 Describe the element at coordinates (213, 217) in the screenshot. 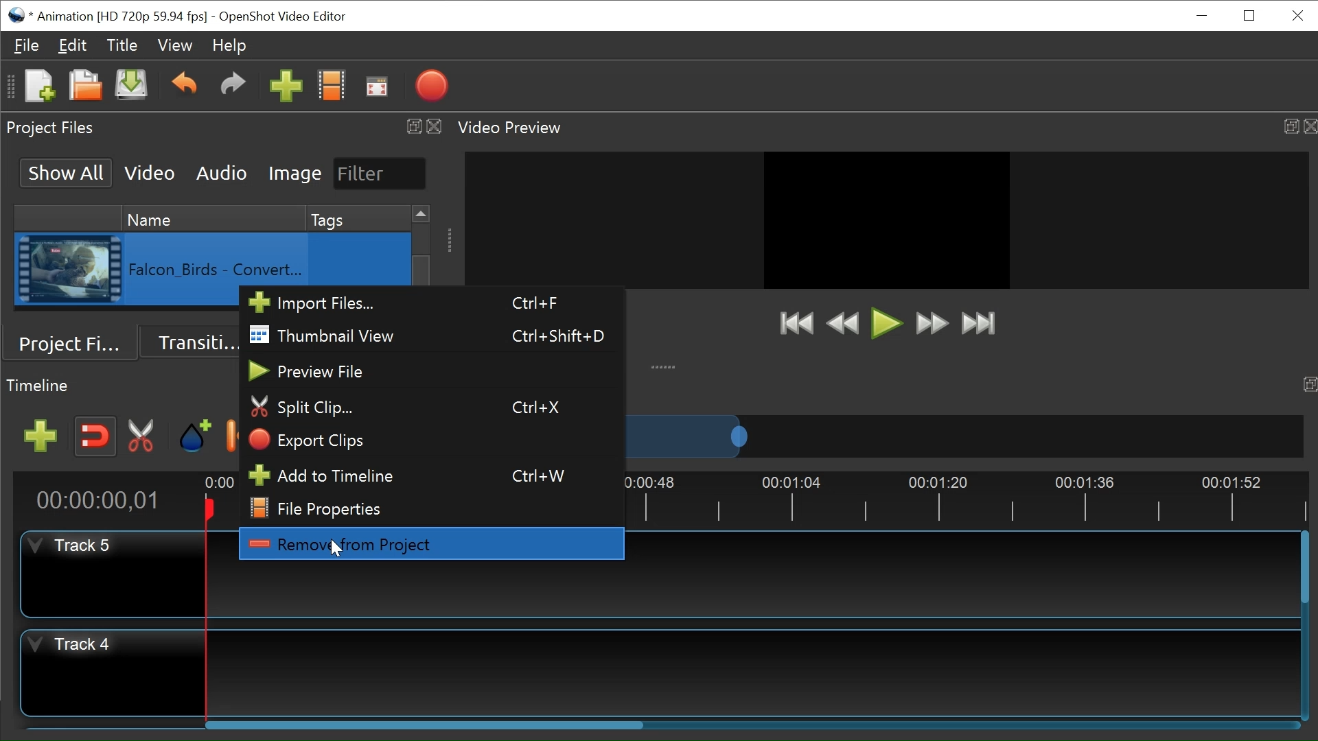

I see `Name` at that location.